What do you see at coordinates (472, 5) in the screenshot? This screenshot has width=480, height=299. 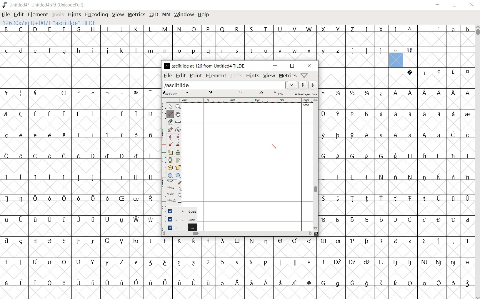 I see `CLOSE` at bounding box center [472, 5].